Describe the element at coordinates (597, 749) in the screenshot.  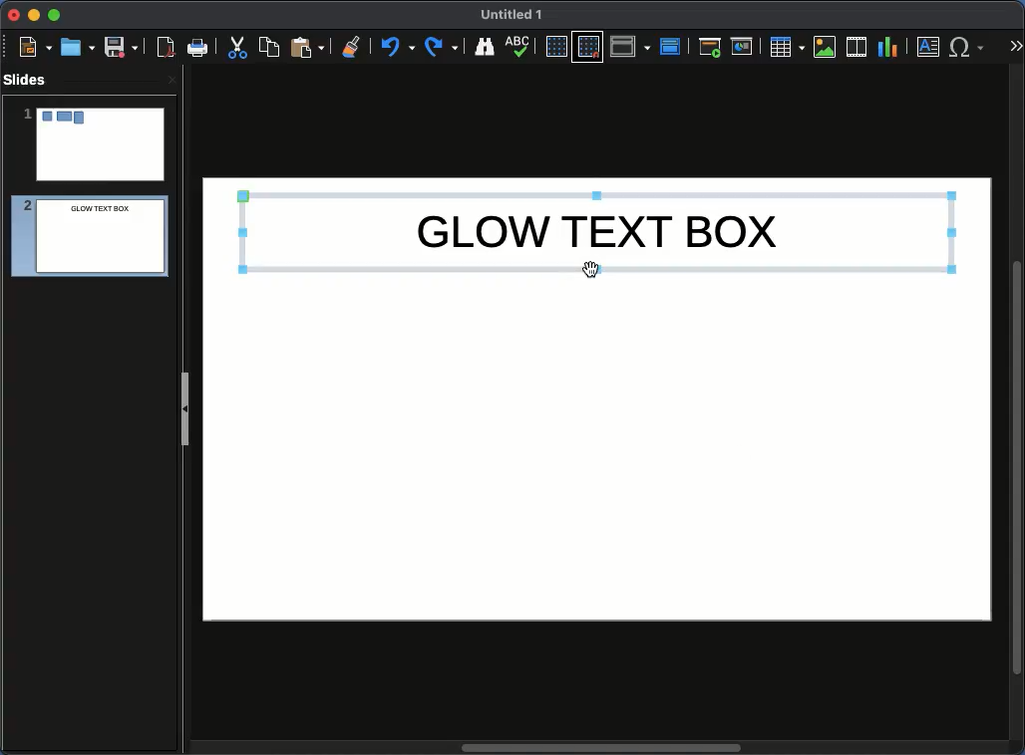
I see `Scroll` at that location.